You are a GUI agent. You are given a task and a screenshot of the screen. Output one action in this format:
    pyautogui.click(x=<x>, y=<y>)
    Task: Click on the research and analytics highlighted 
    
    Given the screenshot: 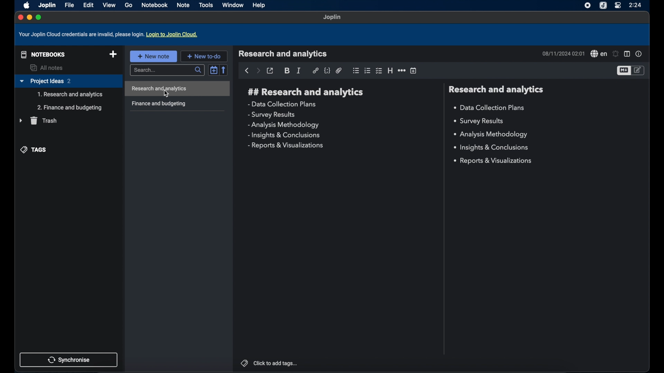 What is the action you would take?
    pyautogui.click(x=178, y=89)
    